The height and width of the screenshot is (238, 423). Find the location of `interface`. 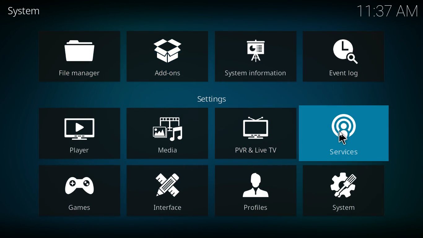

interface is located at coordinates (168, 192).